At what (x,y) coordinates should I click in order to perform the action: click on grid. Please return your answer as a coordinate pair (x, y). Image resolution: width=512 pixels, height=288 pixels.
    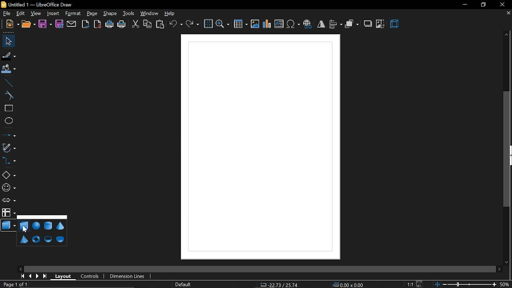
    Looking at the image, I should click on (208, 24).